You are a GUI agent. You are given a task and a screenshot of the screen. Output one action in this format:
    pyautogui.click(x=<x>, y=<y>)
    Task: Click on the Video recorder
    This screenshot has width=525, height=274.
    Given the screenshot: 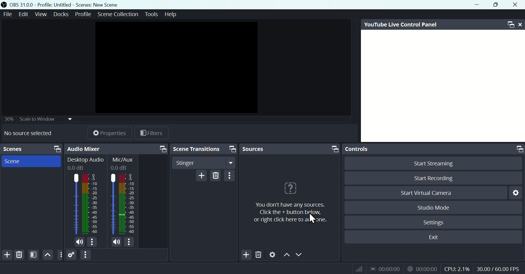 What is the action you would take?
    pyautogui.click(x=422, y=268)
    